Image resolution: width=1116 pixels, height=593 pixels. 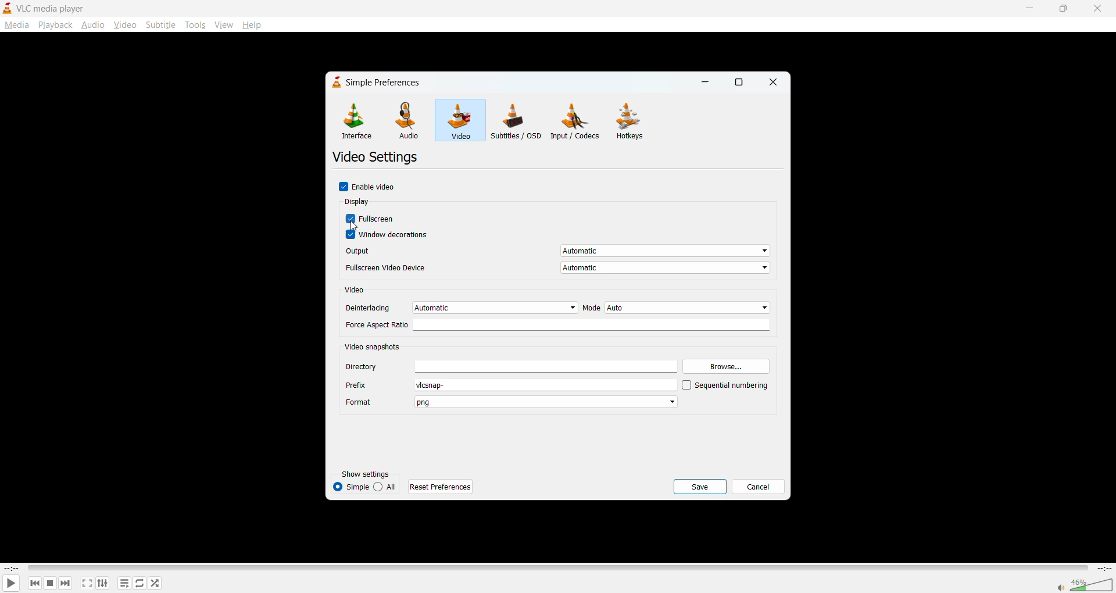 I want to click on settings, so click(x=101, y=584).